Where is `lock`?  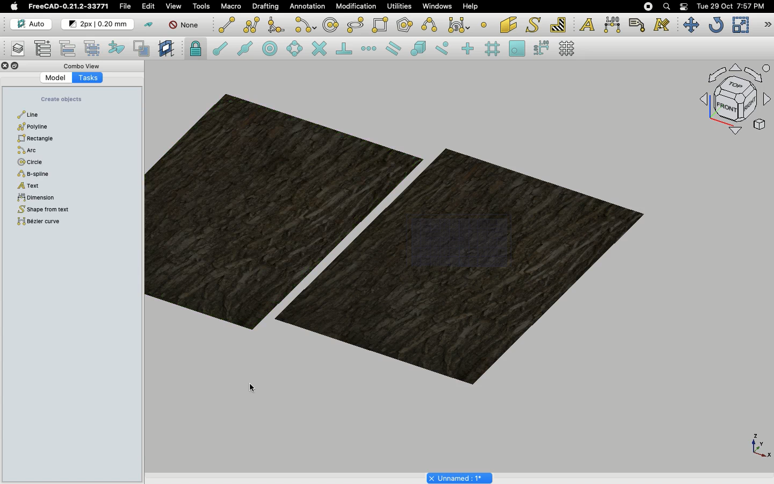 lock is located at coordinates (196, 50).